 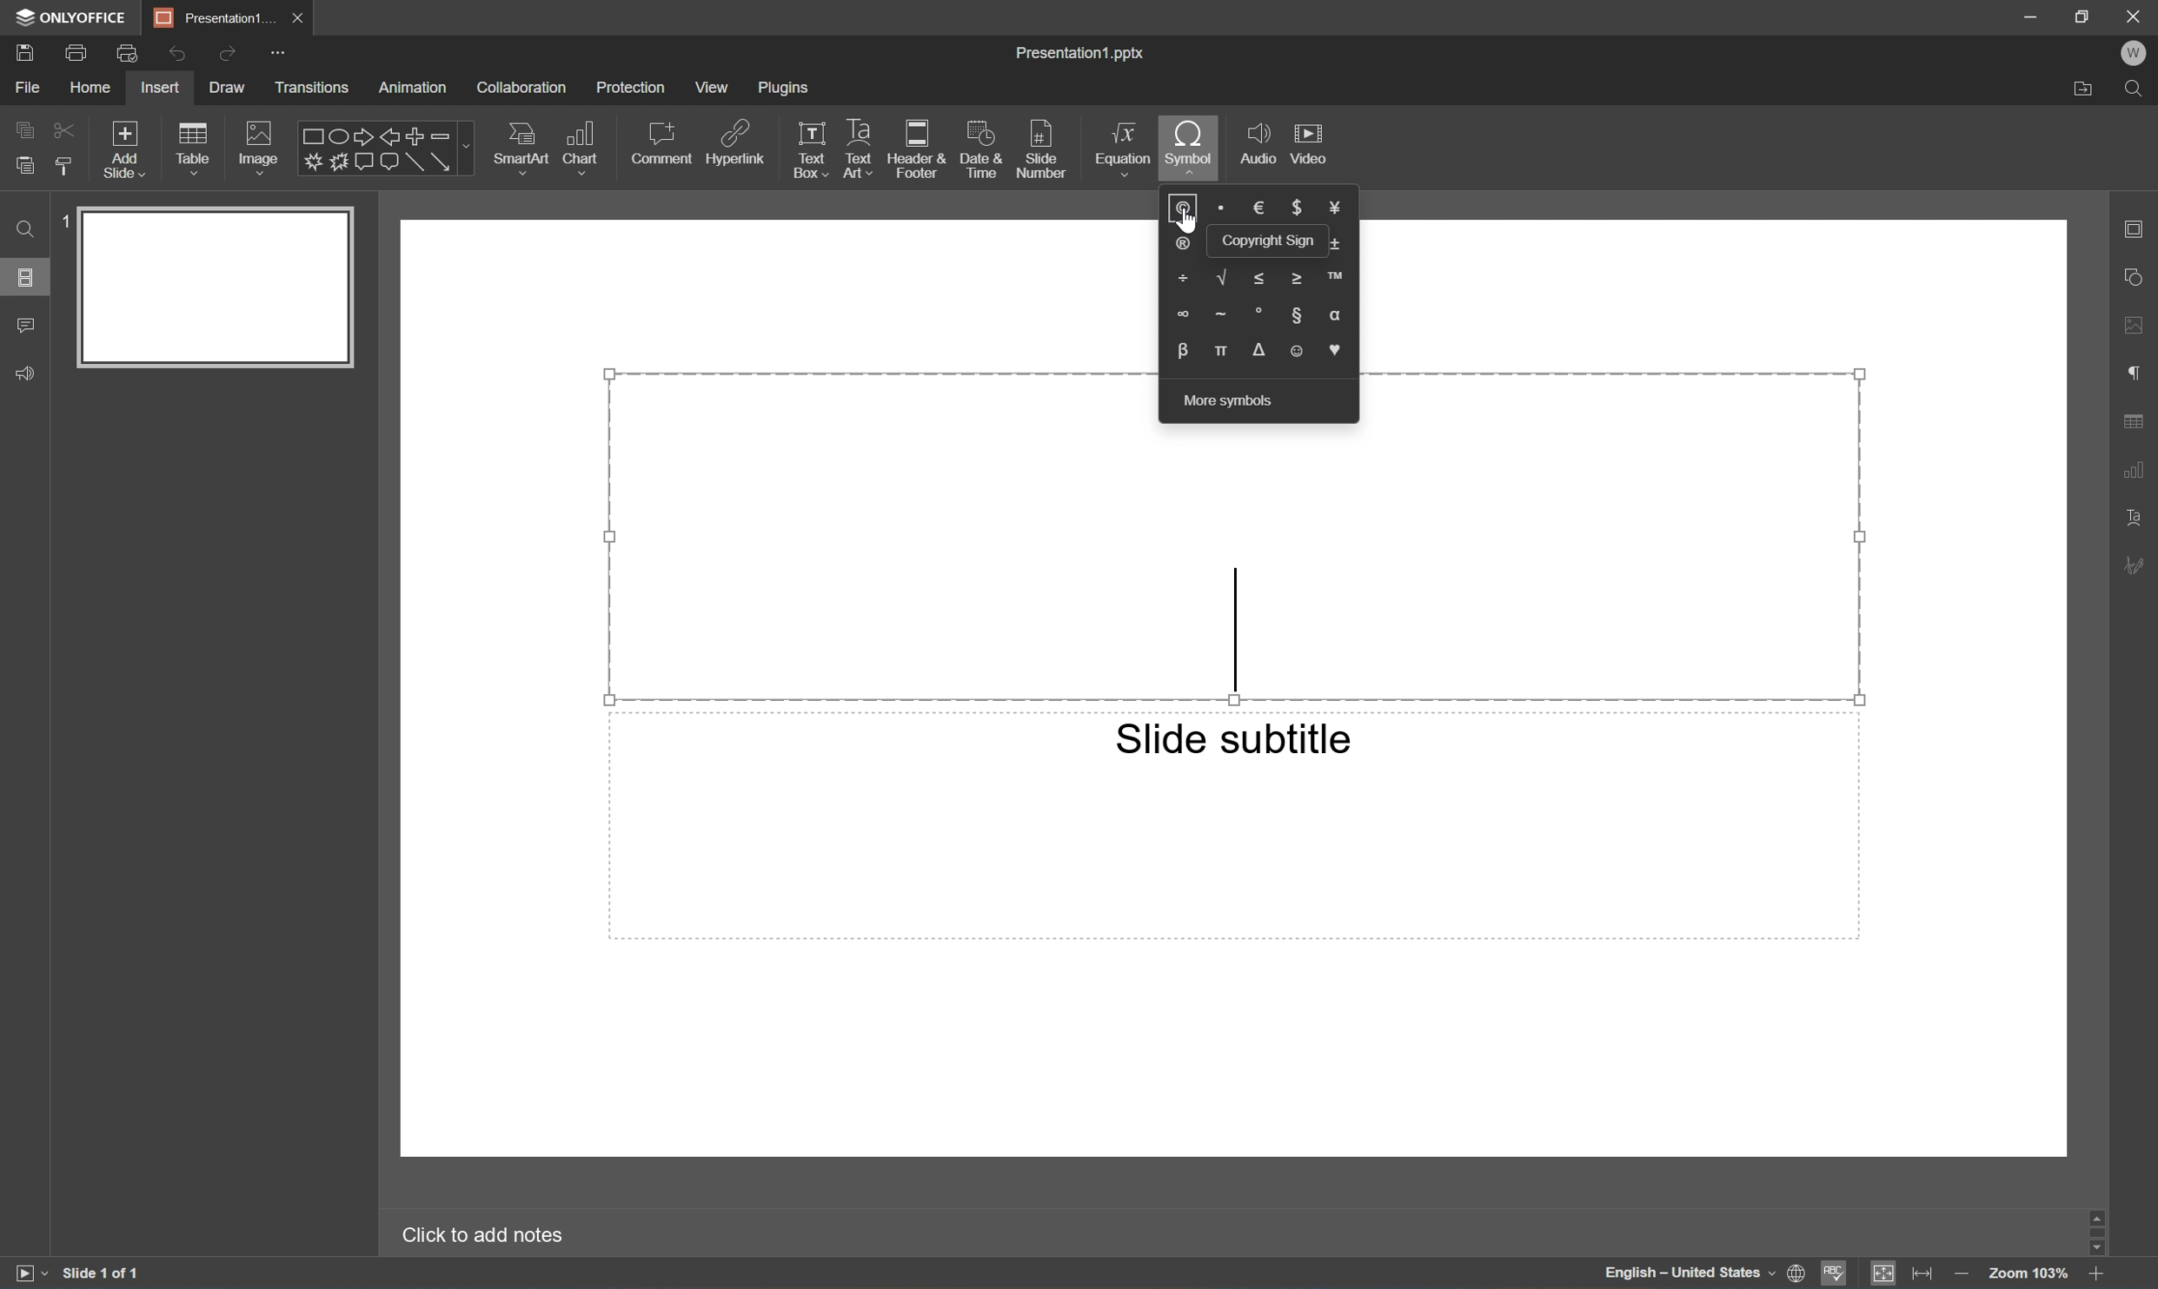 What do you see at coordinates (2136, 565) in the screenshot?
I see `Signature settings` at bounding box center [2136, 565].